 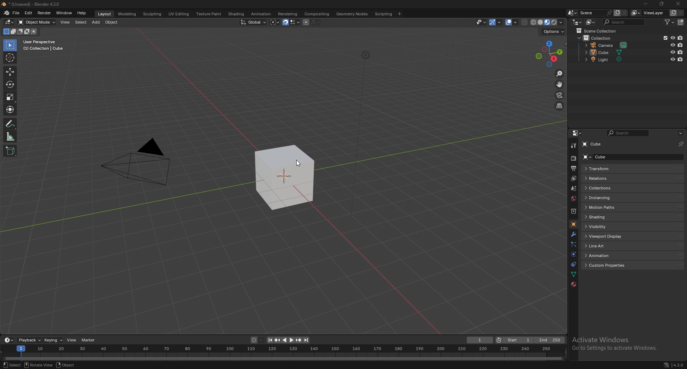 What do you see at coordinates (667, 365) in the screenshot?
I see `network` at bounding box center [667, 365].